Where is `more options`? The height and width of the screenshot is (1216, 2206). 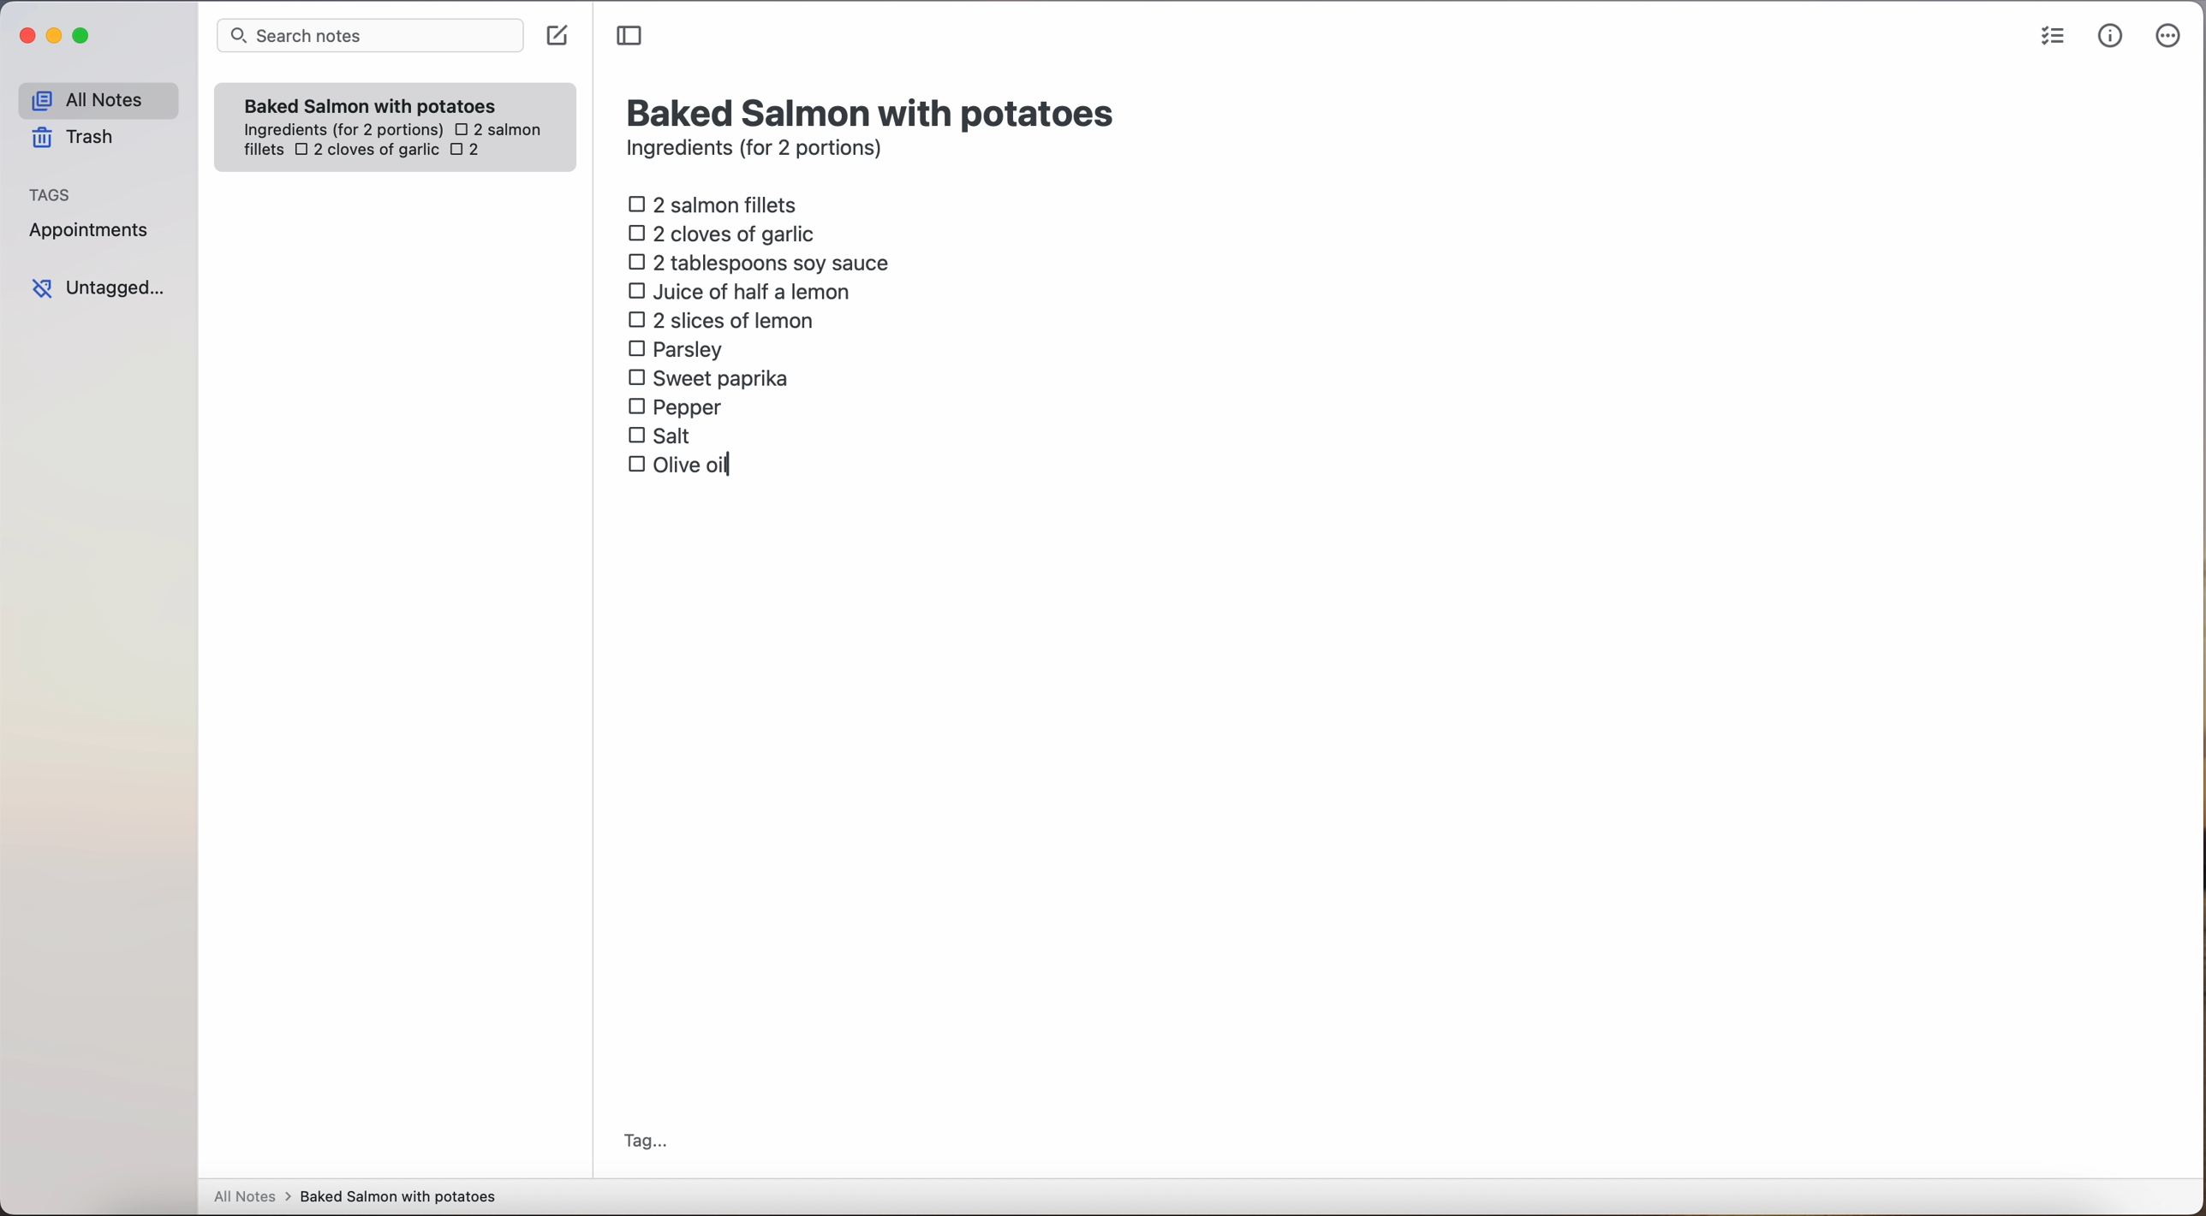 more options is located at coordinates (2172, 37).